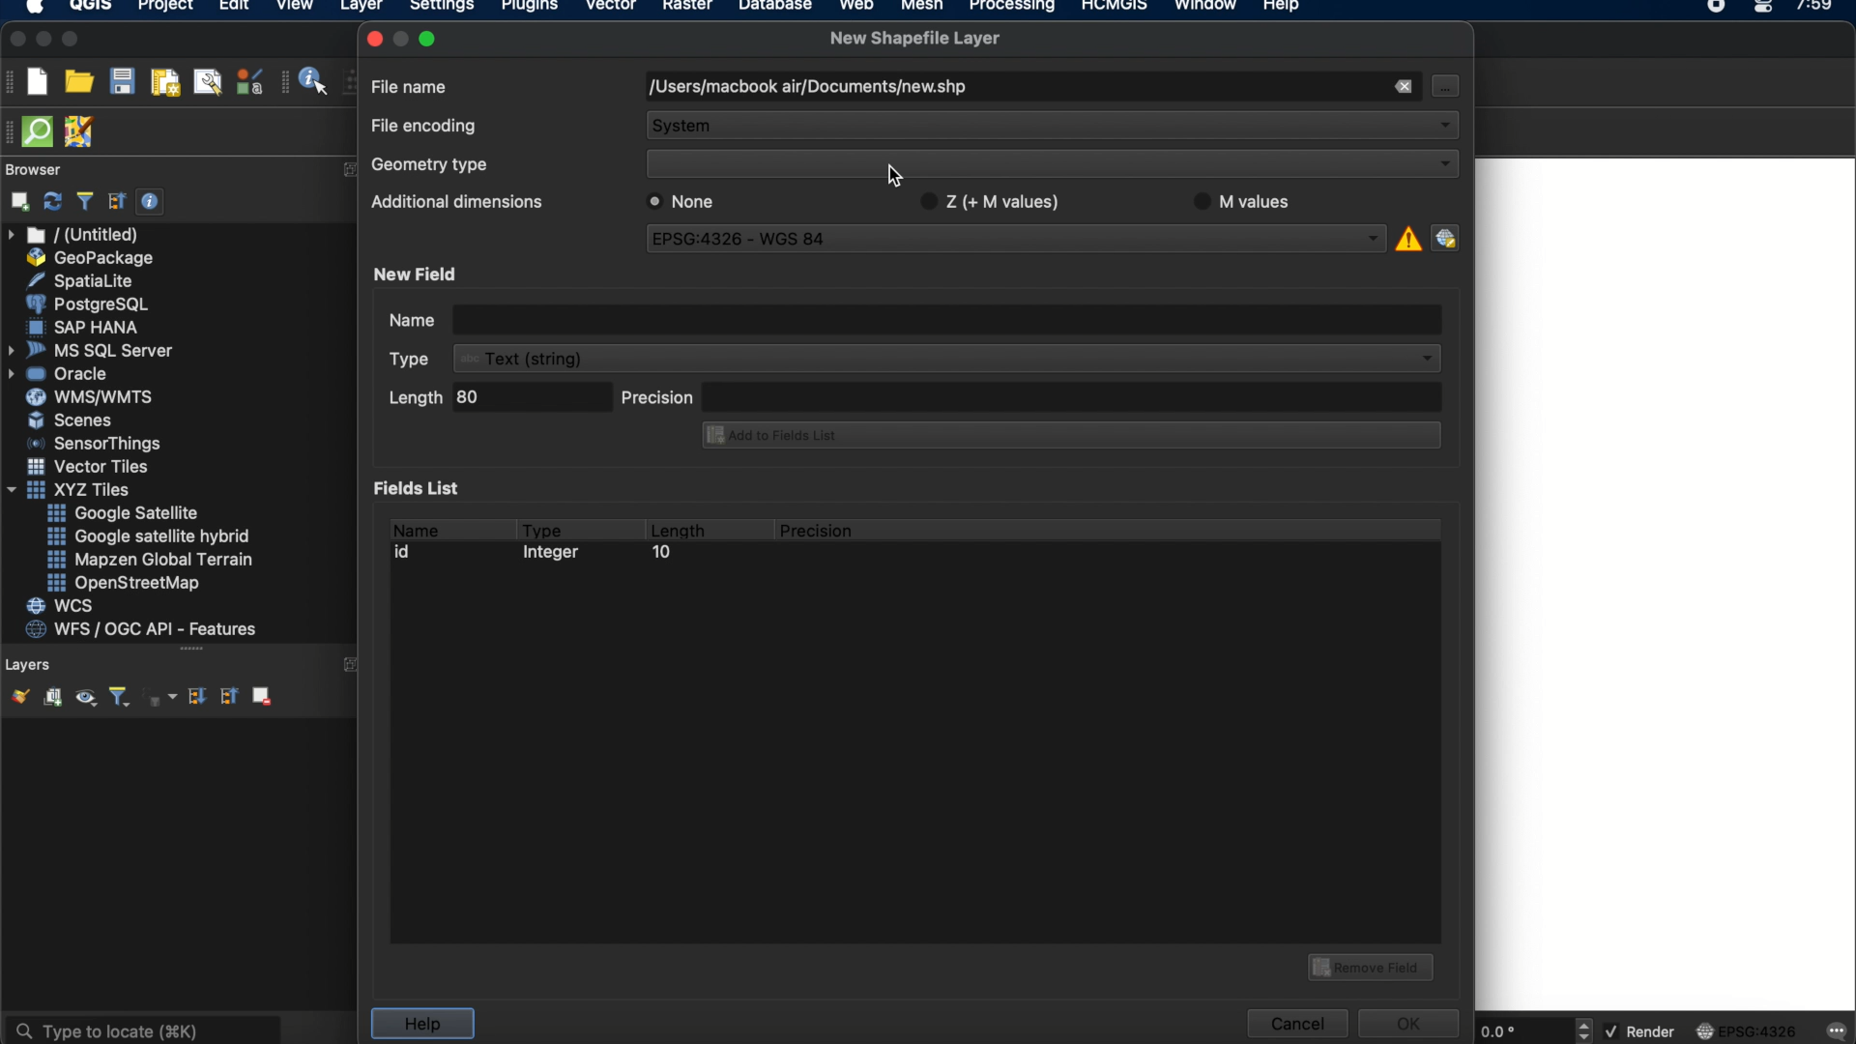  I want to click on QGIS, so click(92, 8).